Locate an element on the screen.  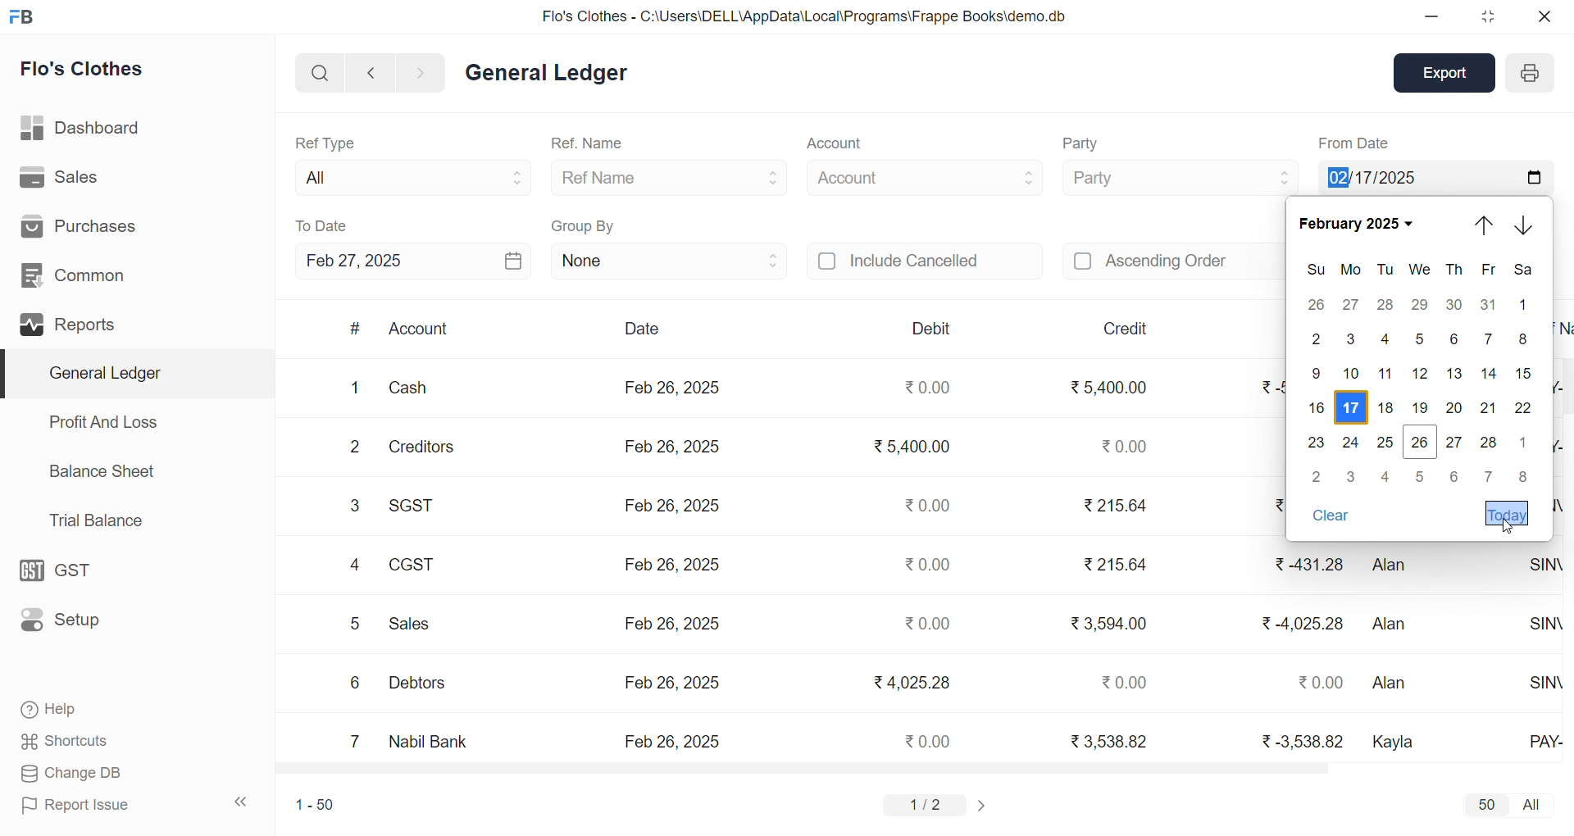
14 is located at coordinates (1485, 373).